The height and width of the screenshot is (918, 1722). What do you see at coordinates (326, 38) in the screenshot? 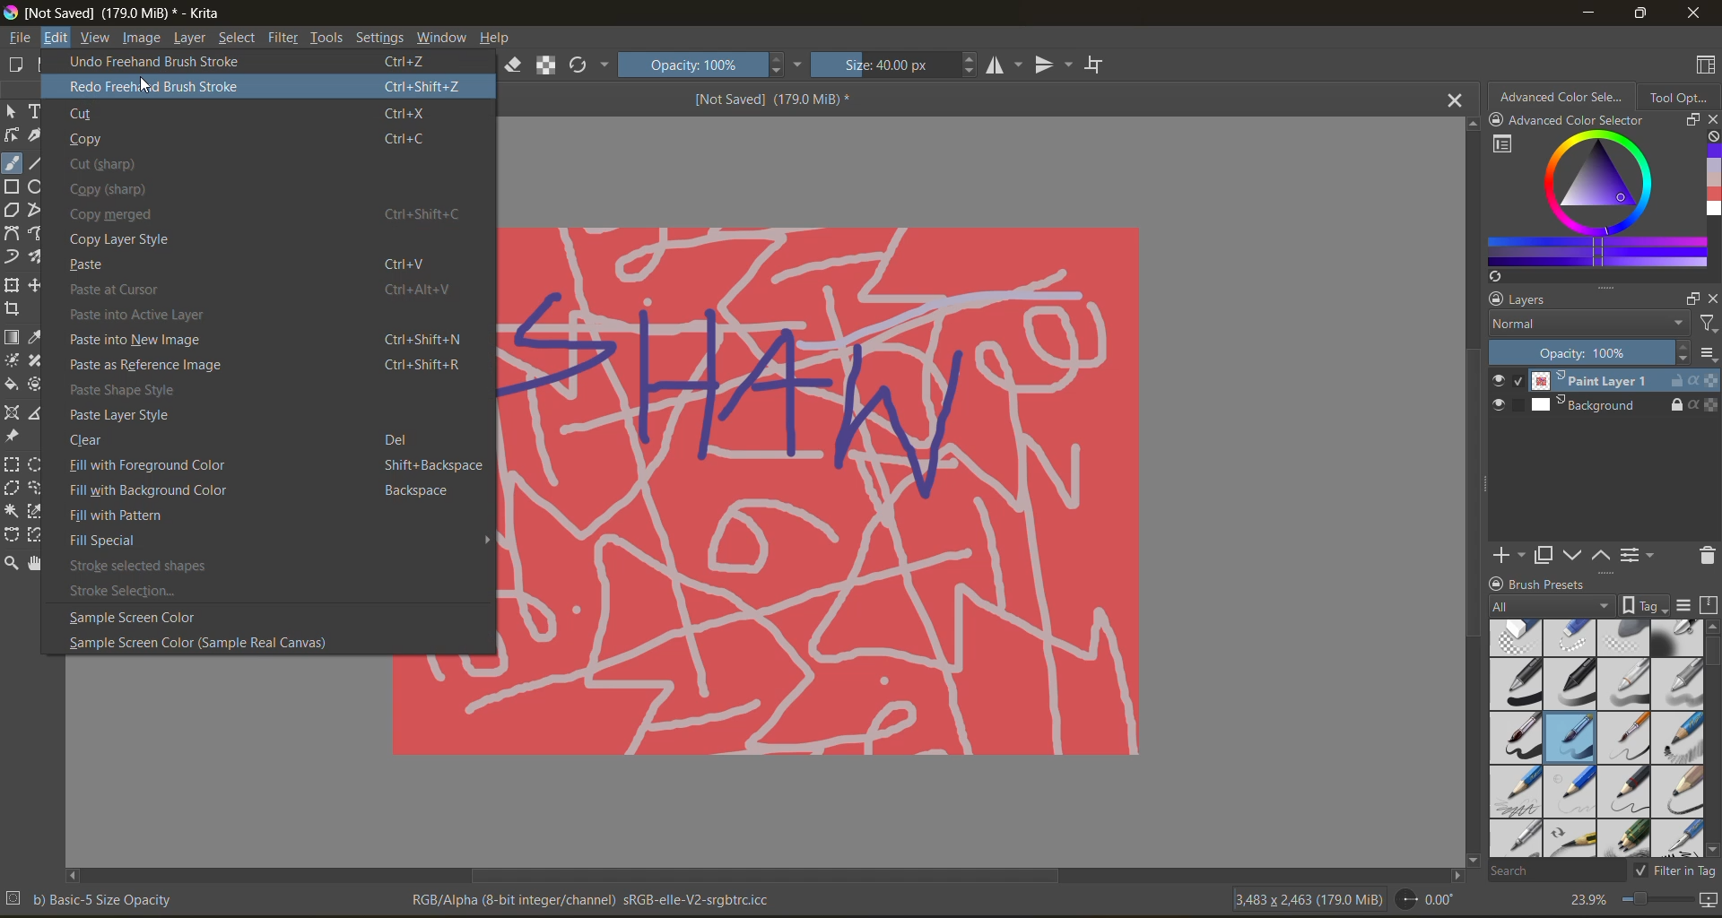
I see `tools` at bounding box center [326, 38].